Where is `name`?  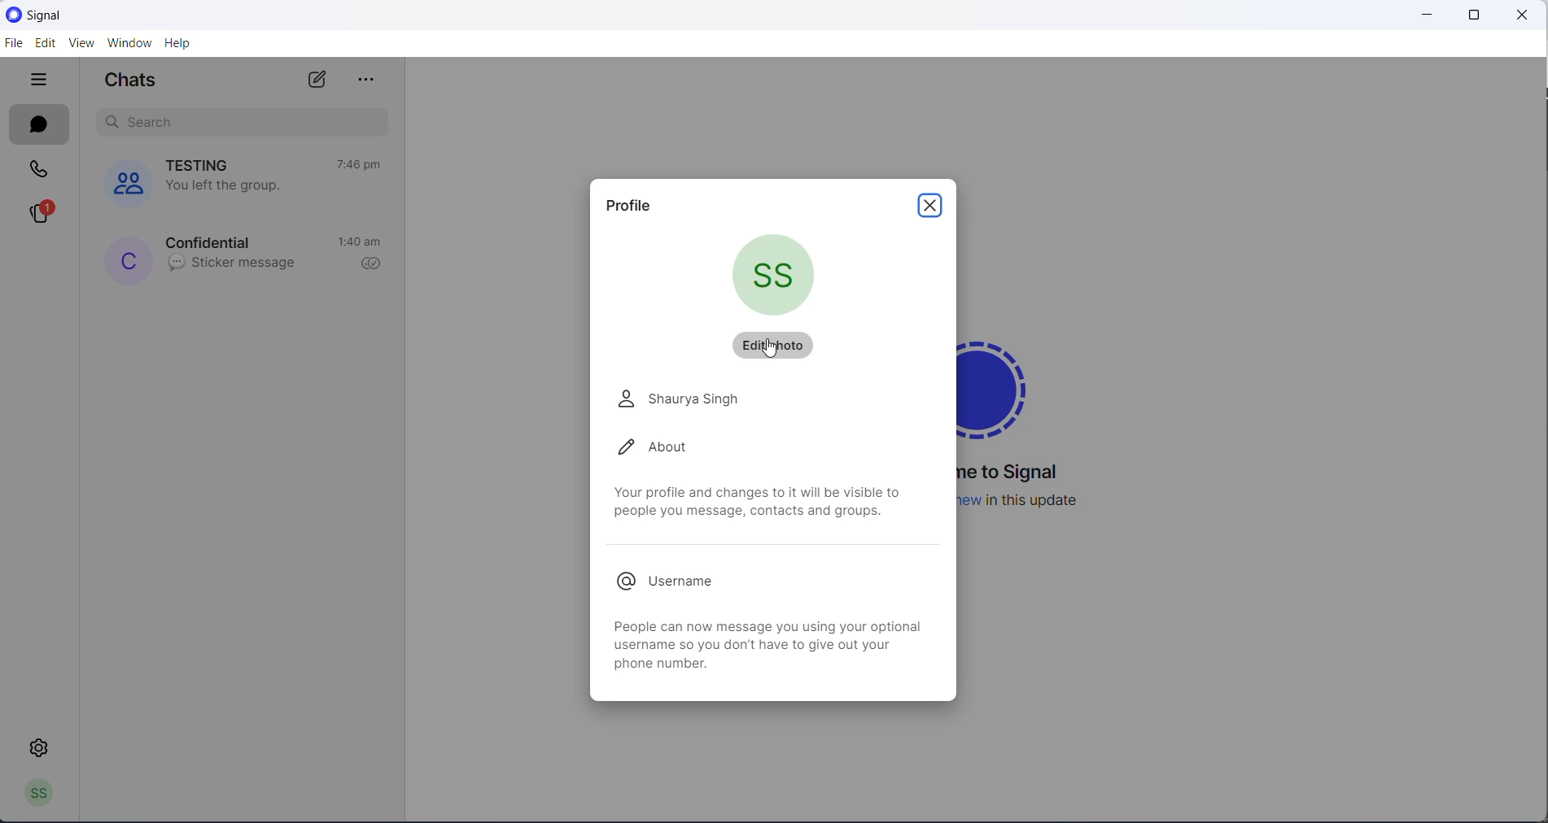
name is located at coordinates (702, 401).